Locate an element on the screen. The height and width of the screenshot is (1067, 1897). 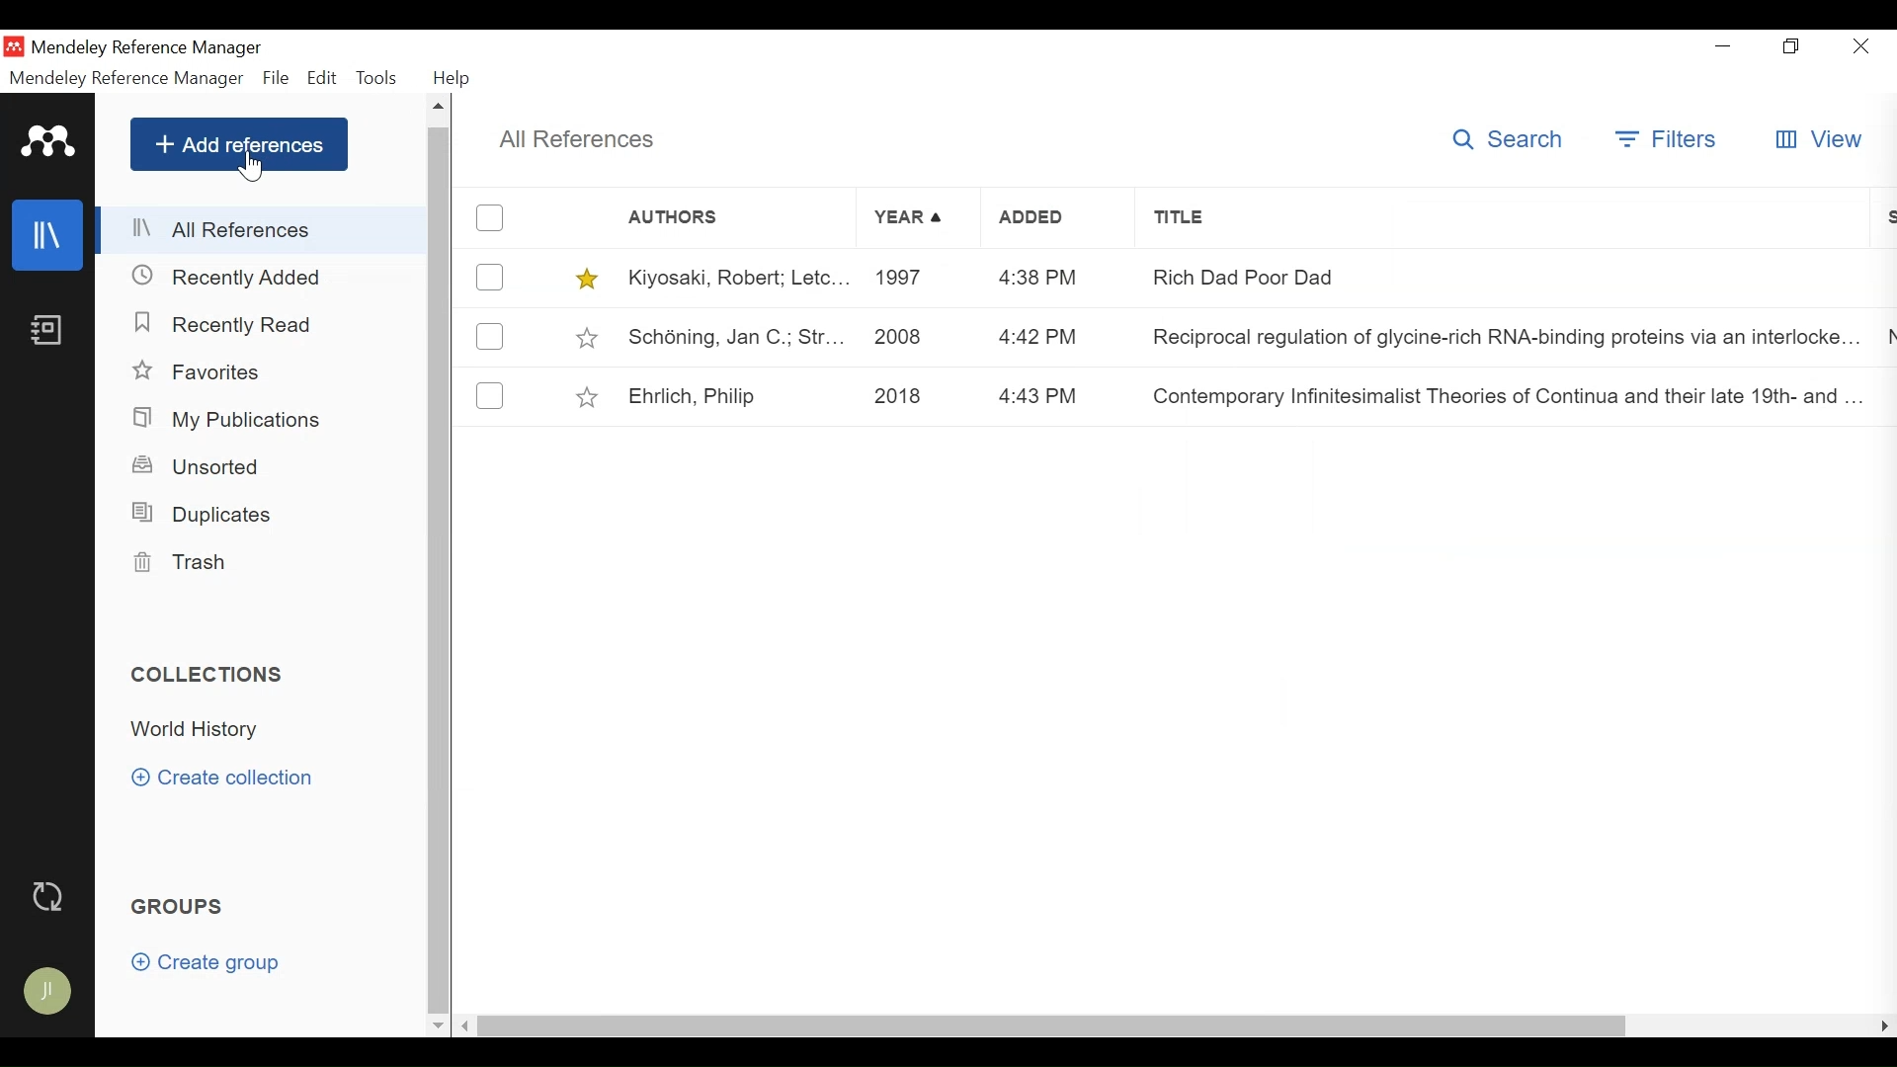
Groups  is located at coordinates (179, 908).